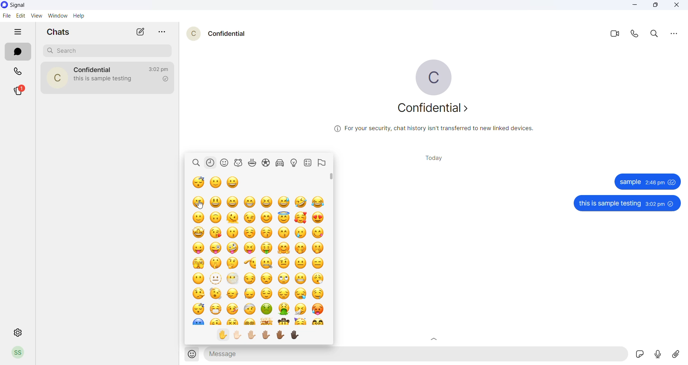  I want to click on read recipient, so click(166, 80).